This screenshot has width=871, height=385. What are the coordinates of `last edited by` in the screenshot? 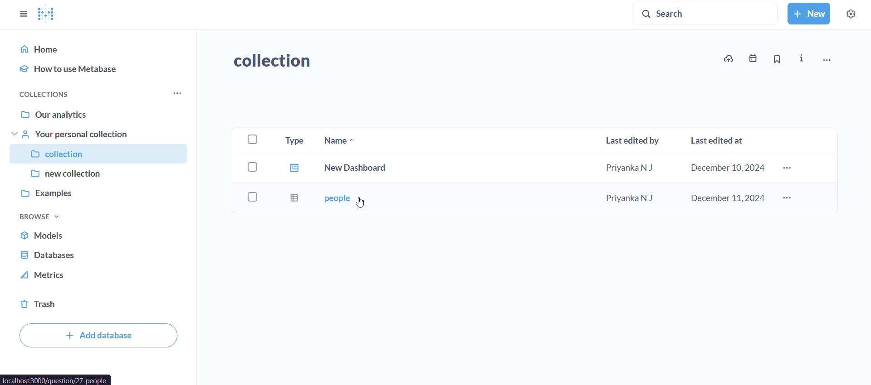 It's located at (633, 142).